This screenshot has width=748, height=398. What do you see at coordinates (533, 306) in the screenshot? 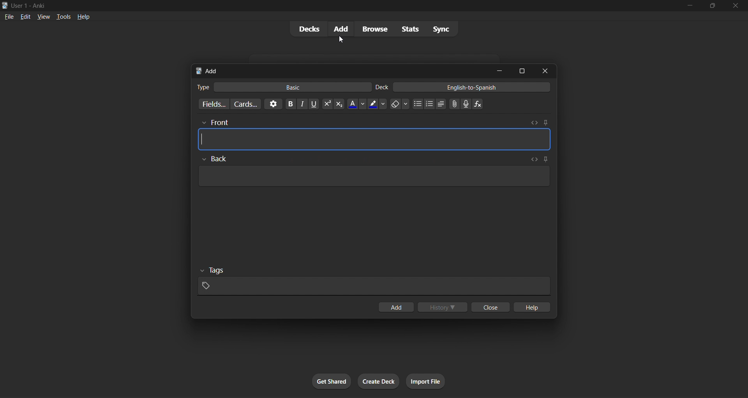
I see `help` at bounding box center [533, 306].